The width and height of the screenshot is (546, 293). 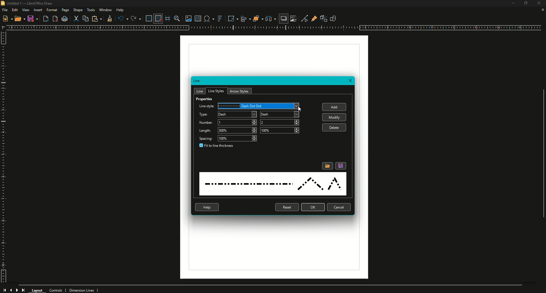 What do you see at coordinates (78, 10) in the screenshot?
I see `Shape` at bounding box center [78, 10].